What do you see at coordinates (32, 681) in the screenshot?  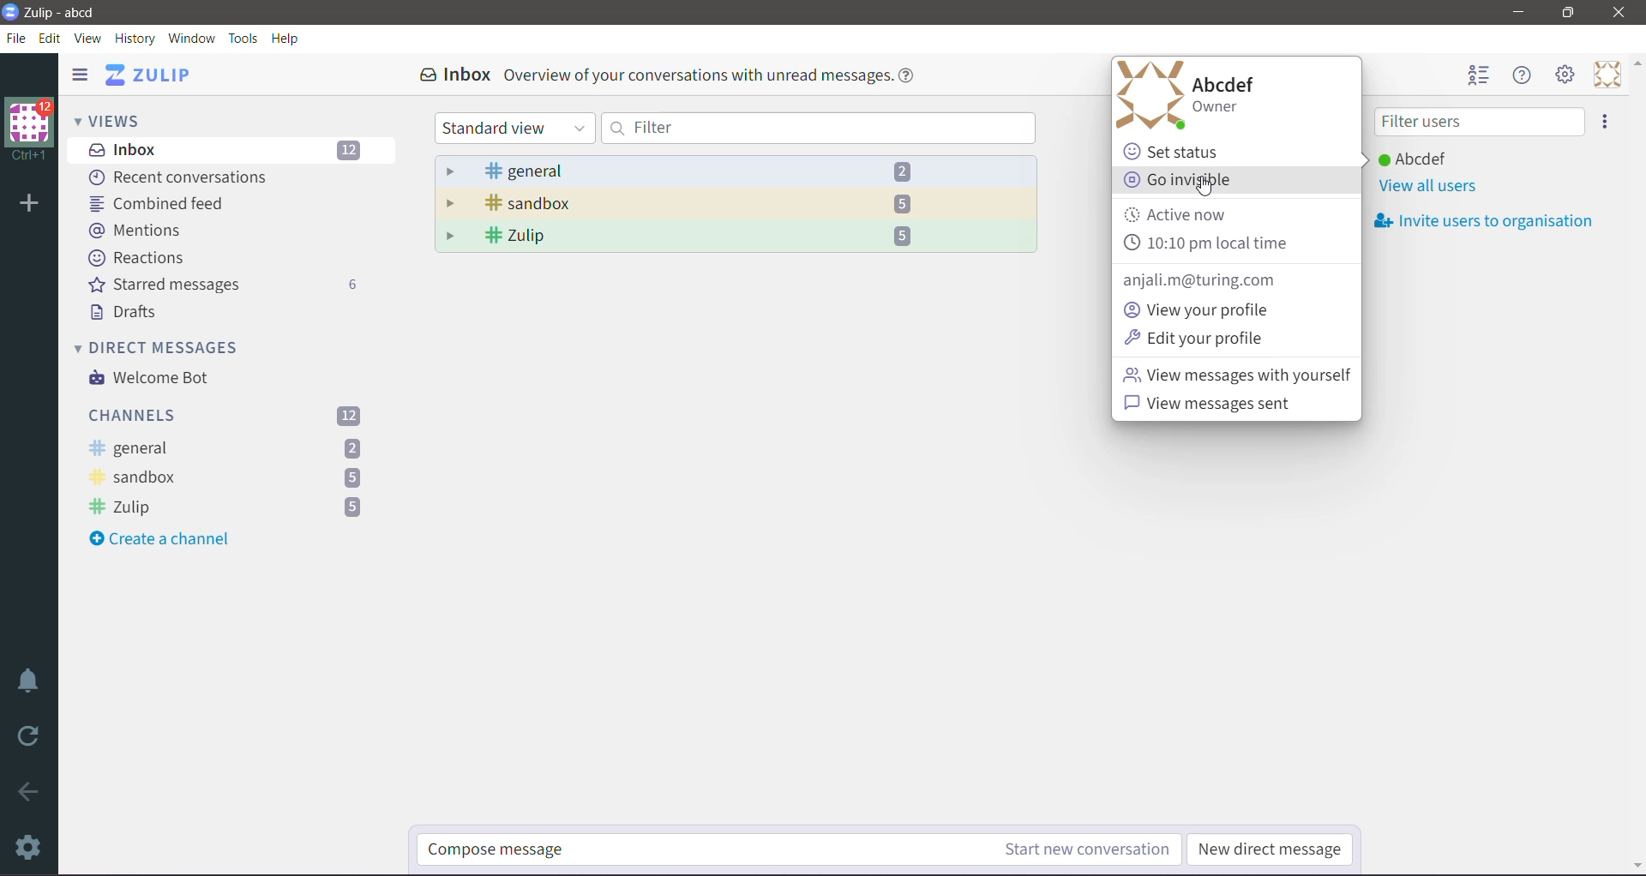 I see `Enable Do Not Disturb` at bounding box center [32, 681].